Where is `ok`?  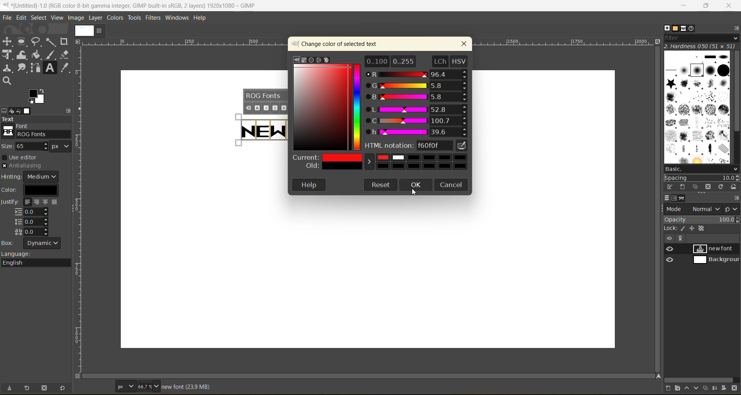 ok is located at coordinates (417, 185).